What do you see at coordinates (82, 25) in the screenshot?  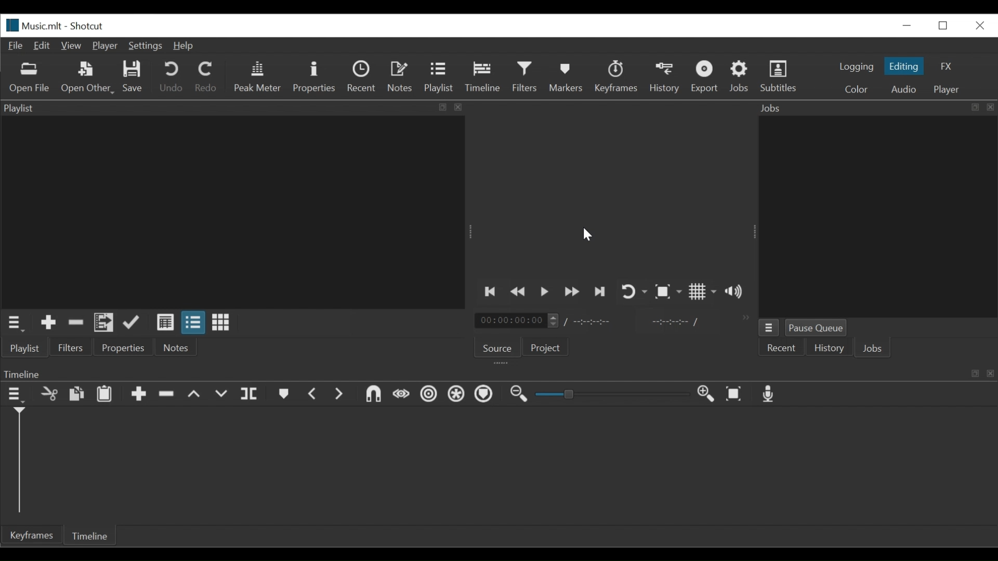 I see `Shotcut` at bounding box center [82, 25].